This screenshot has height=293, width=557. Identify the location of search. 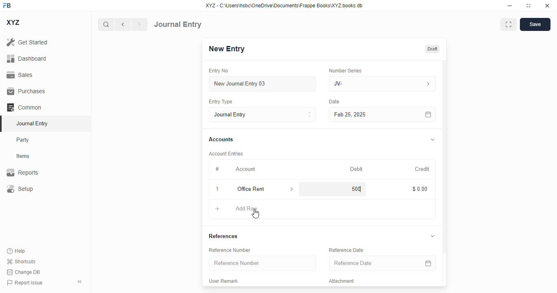
(106, 24).